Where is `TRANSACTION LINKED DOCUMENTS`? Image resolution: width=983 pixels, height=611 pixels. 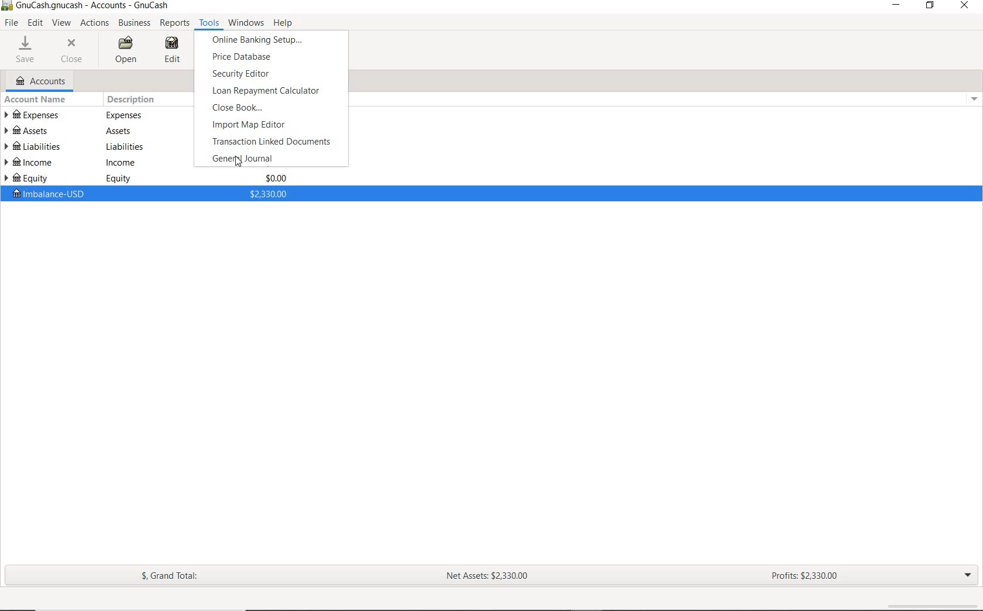 TRANSACTION LINKED DOCUMENTS is located at coordinates (271, 142).